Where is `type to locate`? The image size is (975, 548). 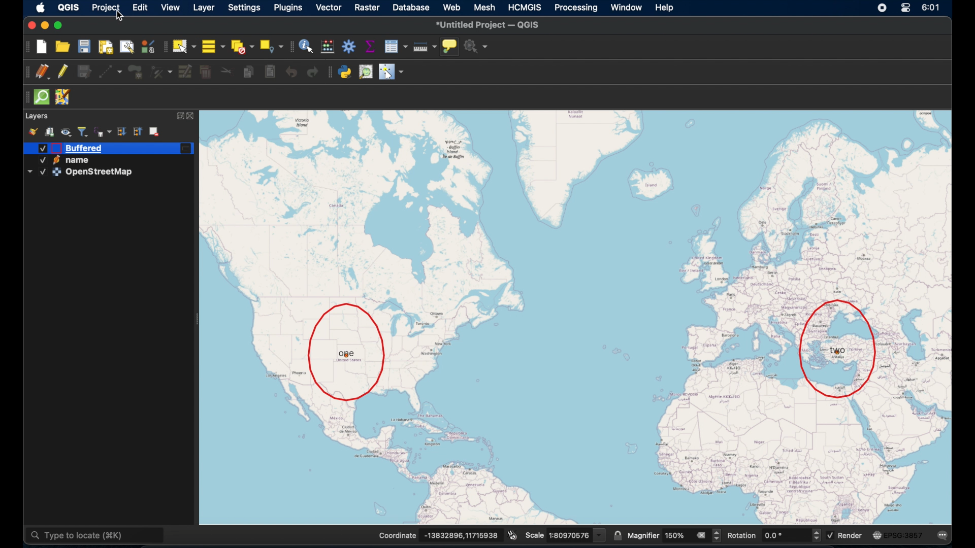 type to locate is located at coordinates (97, 534).